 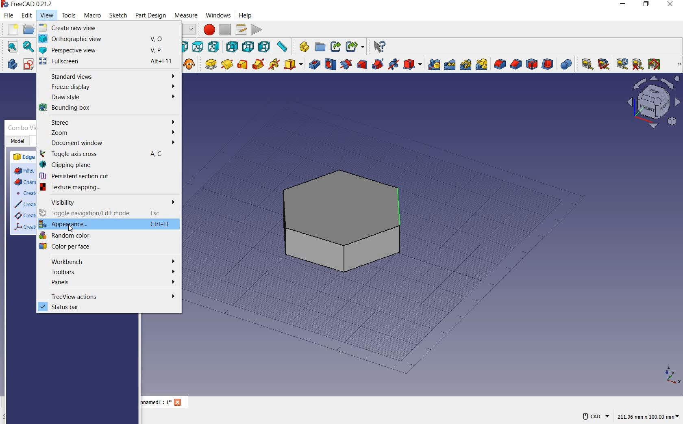 I want to click on hole, so click(x=330, y=64).